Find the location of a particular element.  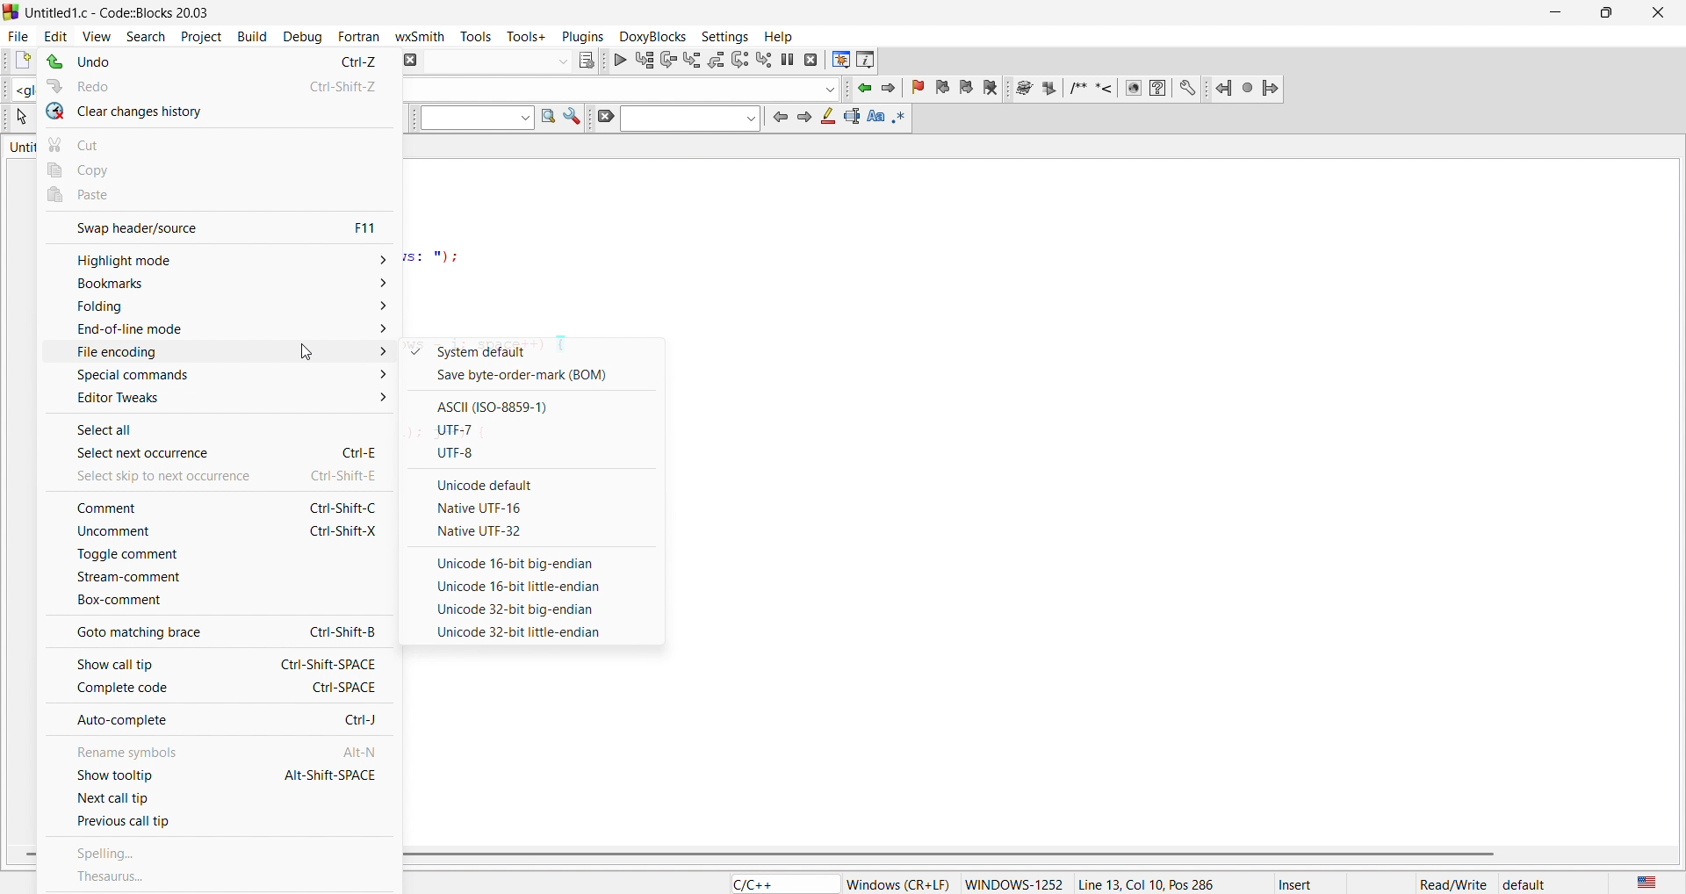

folding is located at coordinates (219, 309).